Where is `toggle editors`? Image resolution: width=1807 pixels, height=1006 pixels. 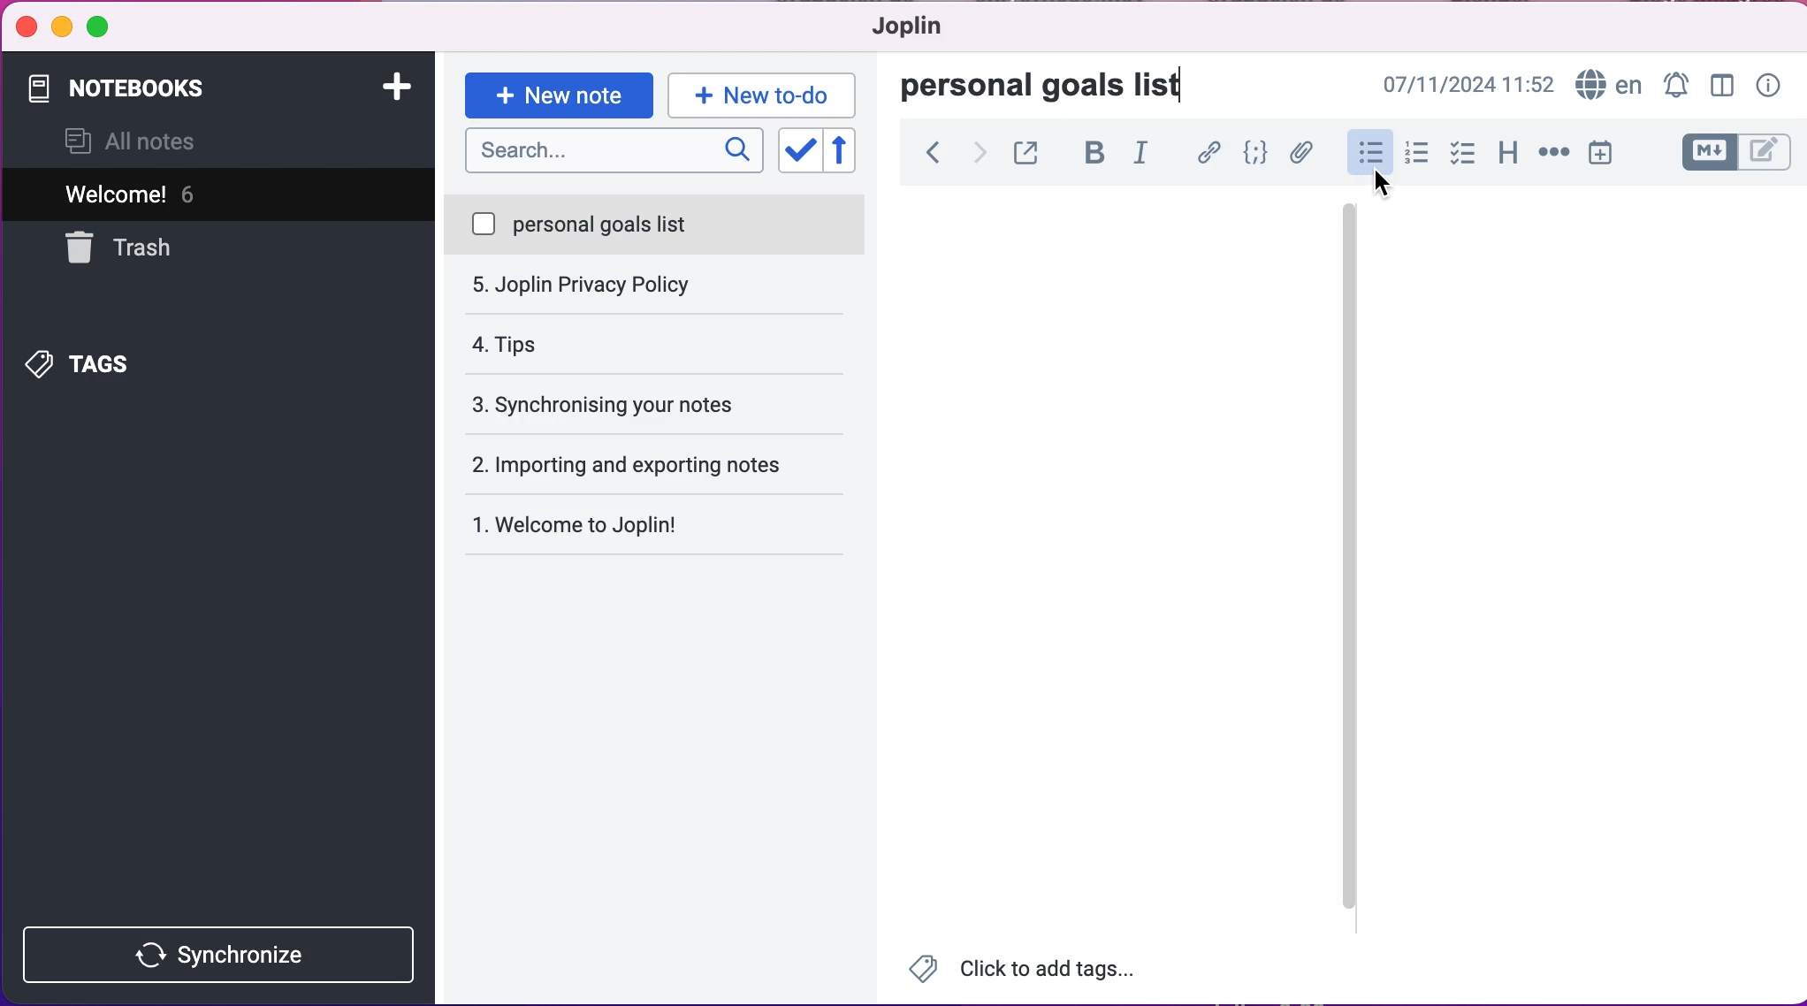
toggle editors is located at coordinates (1720, 153).